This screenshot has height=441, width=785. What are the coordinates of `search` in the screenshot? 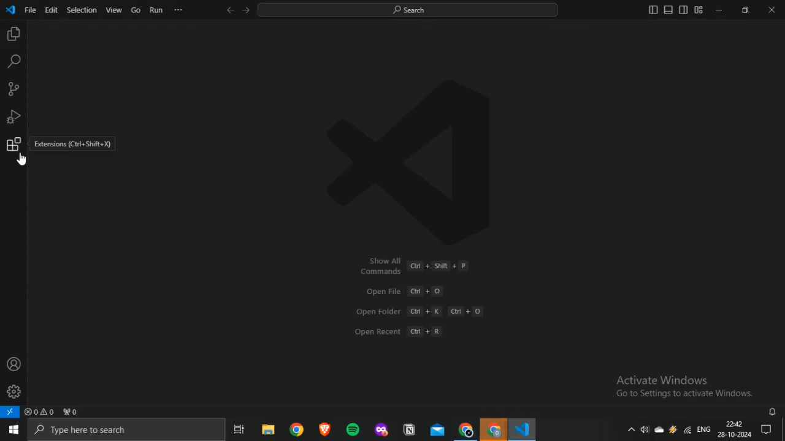 It's located at (407, 10).